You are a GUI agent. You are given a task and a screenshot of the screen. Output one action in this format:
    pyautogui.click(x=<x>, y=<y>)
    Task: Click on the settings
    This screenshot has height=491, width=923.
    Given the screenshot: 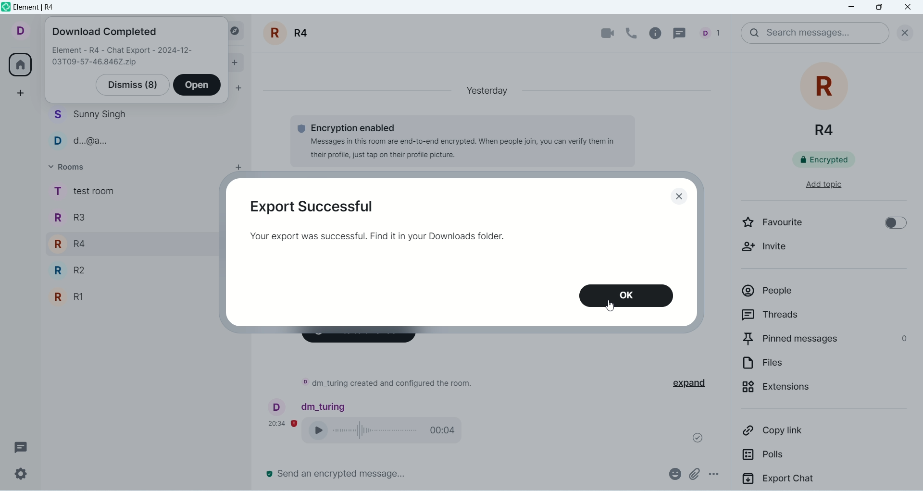 What is the action you would take?
    pyautogui.click(x=20, y=474)
    